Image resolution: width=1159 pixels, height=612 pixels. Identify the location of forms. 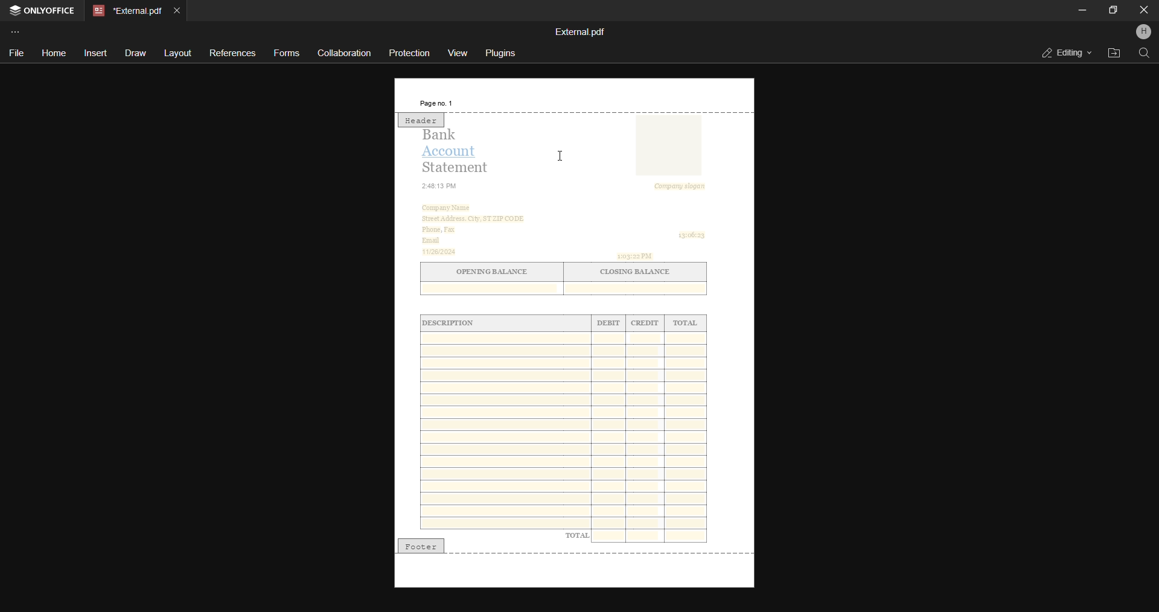
(288, 54).